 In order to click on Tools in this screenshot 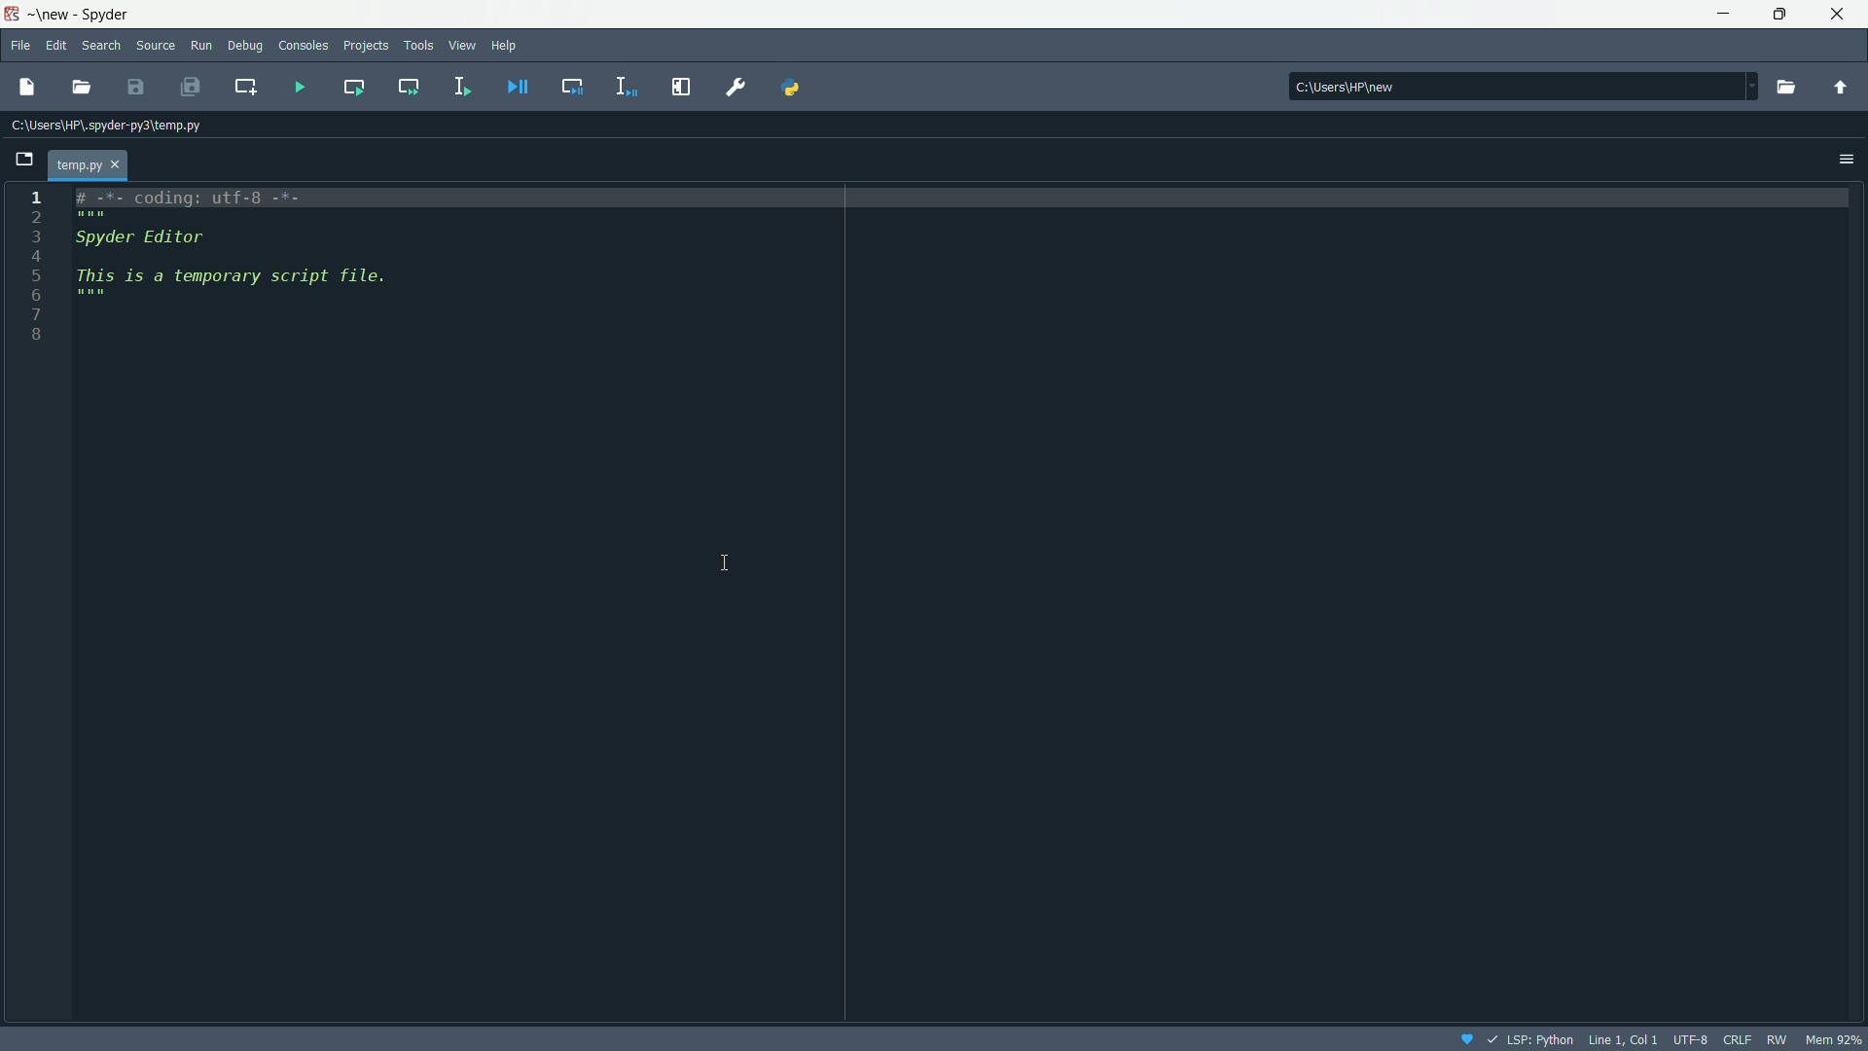, I will do `click(417, 45)`.